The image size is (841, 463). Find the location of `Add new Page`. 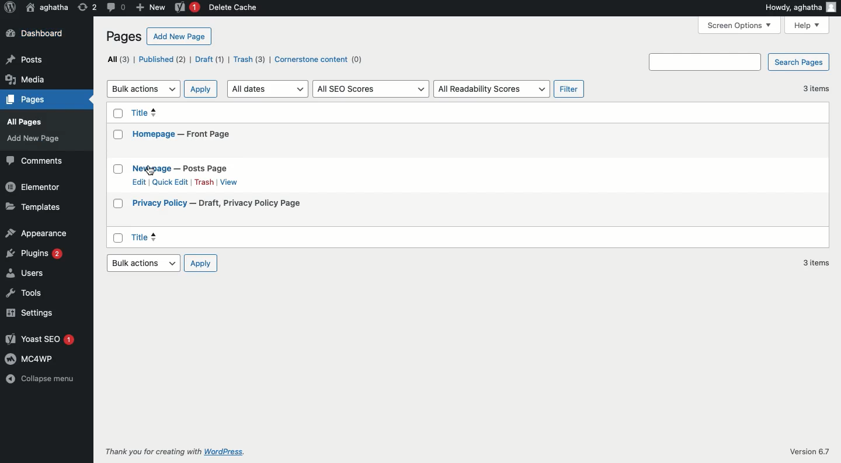

Add new Page is located at coordinates (34, 139).